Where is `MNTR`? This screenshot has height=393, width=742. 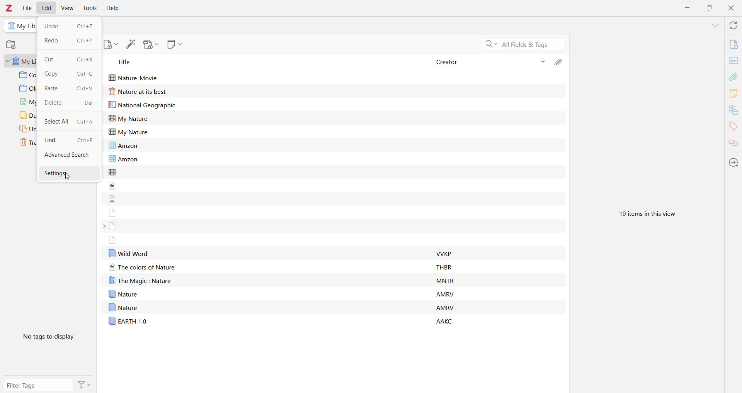 MNTR is located at coordinates (446, 280).